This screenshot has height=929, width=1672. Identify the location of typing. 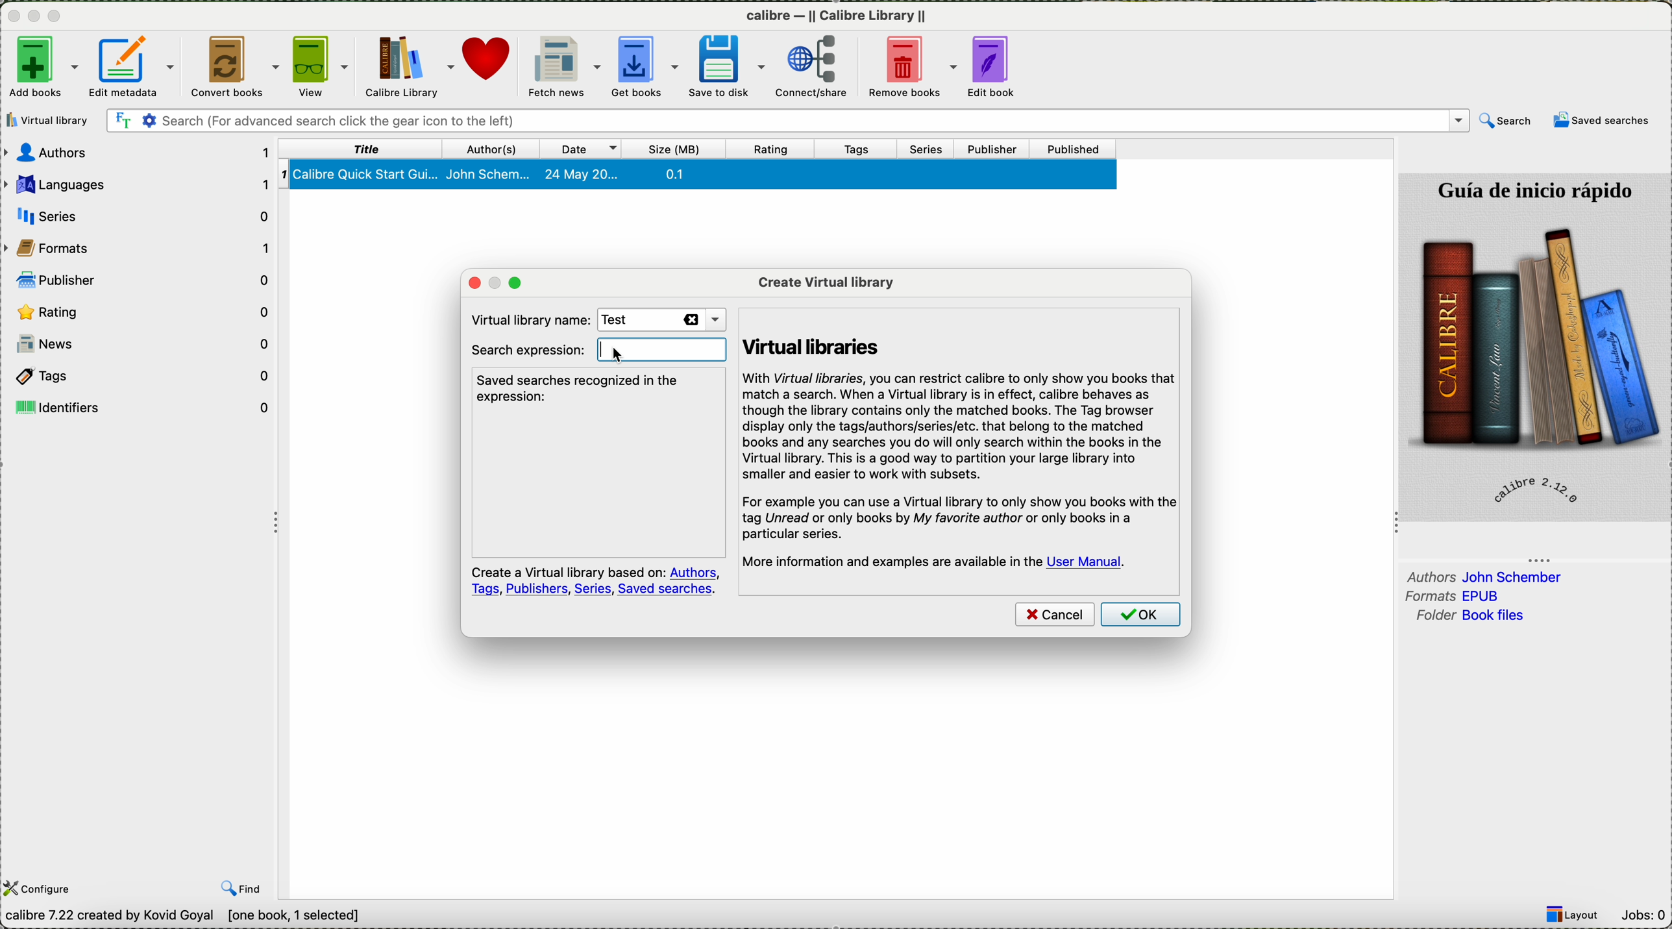
(629, 351).